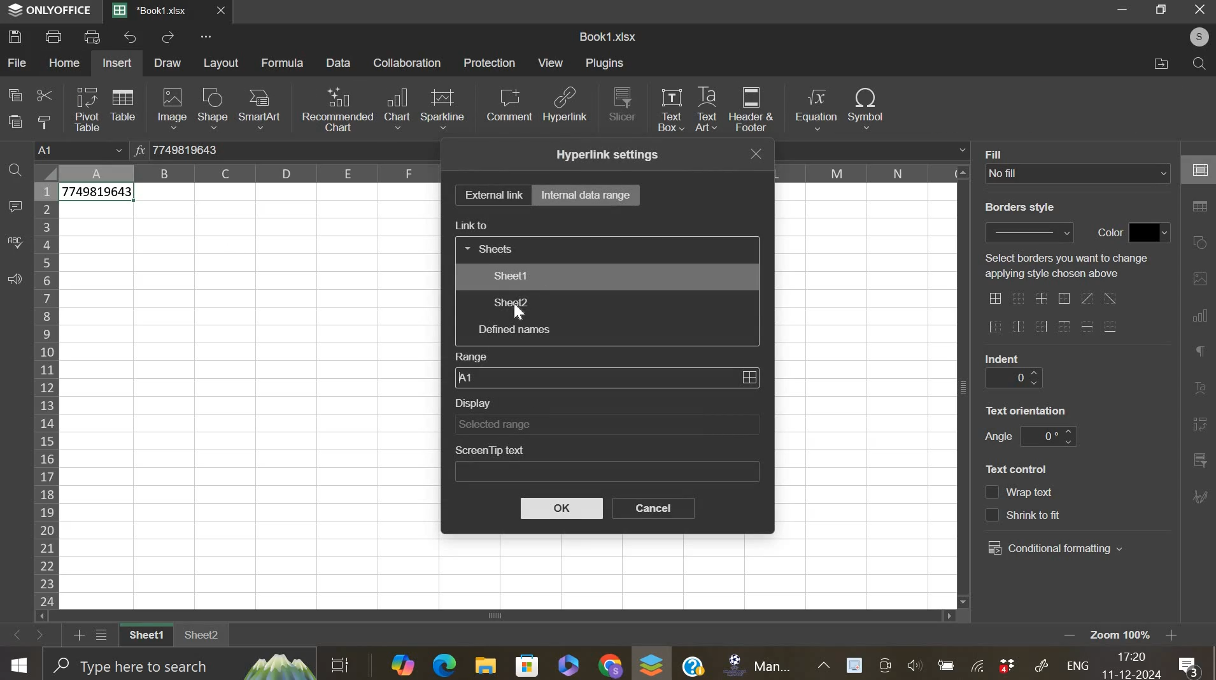 The height and width of the screenshot is (680, 1216). I want to click on cut, so click(44, 97).